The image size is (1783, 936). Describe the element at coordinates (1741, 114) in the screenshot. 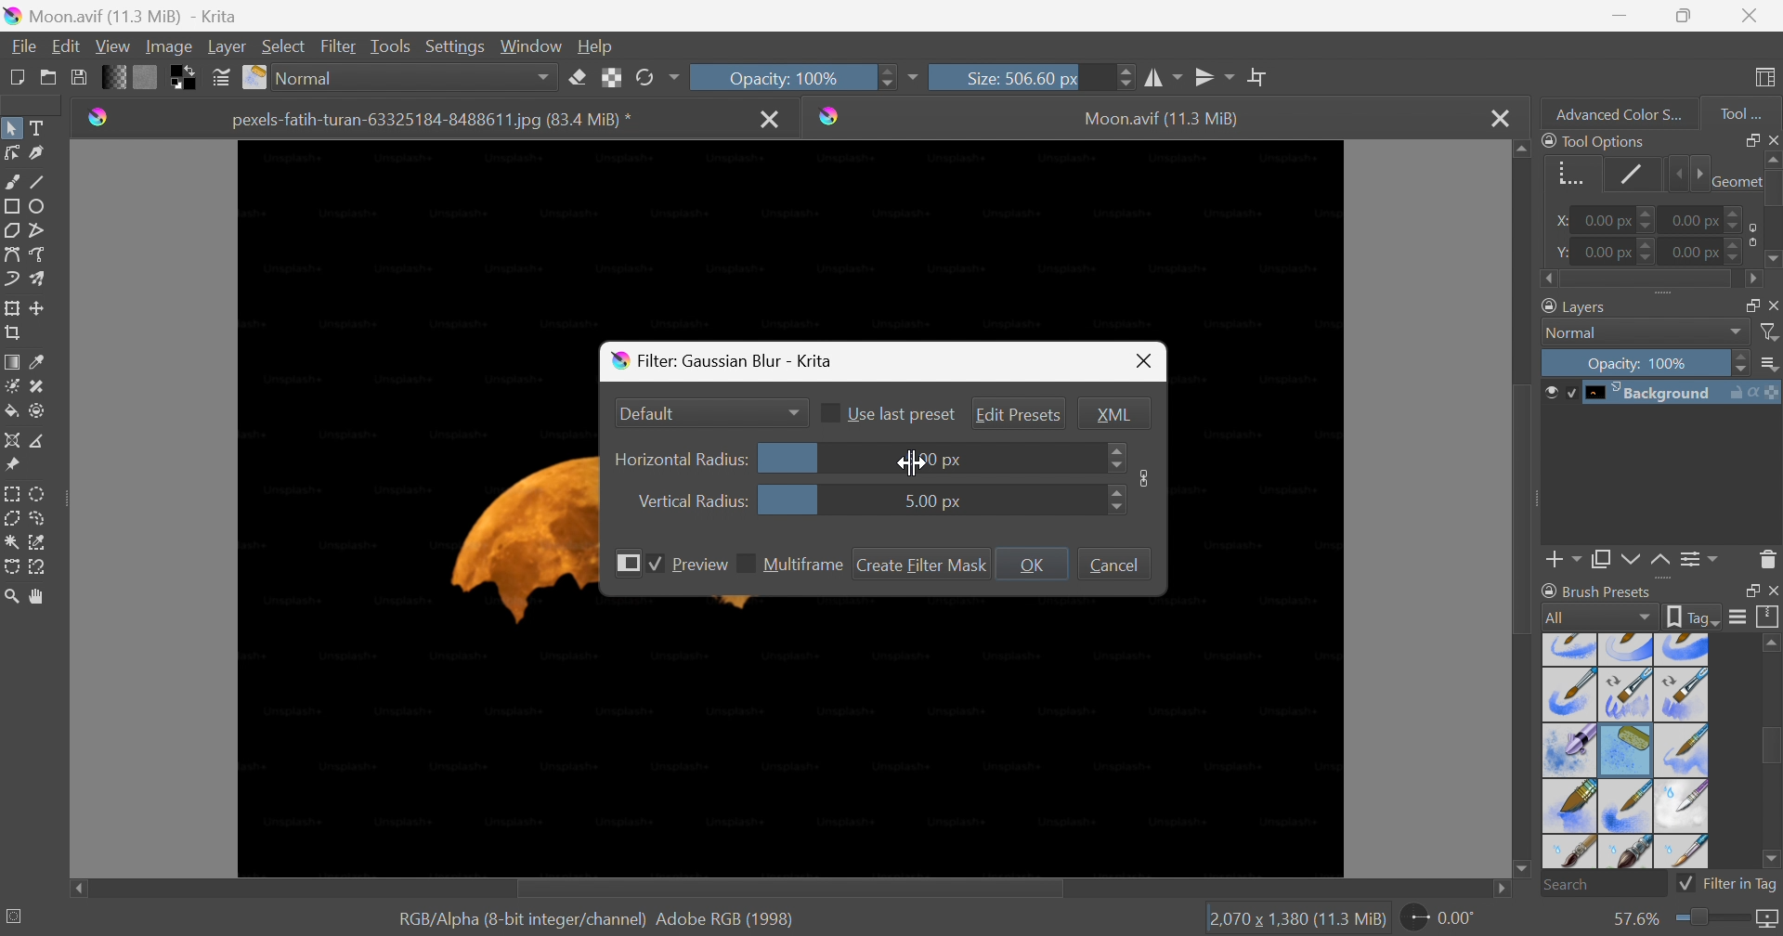

I see `Tool` at that location.